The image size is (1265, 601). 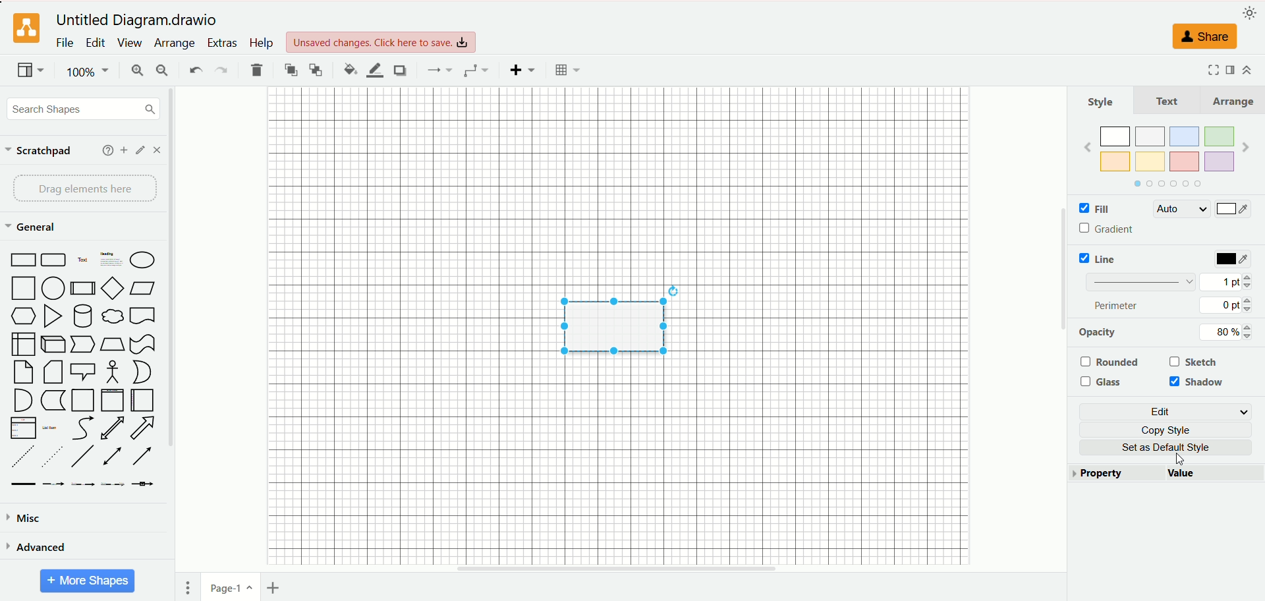 I want to click on 1 pt, so click(x=1226, y=281).